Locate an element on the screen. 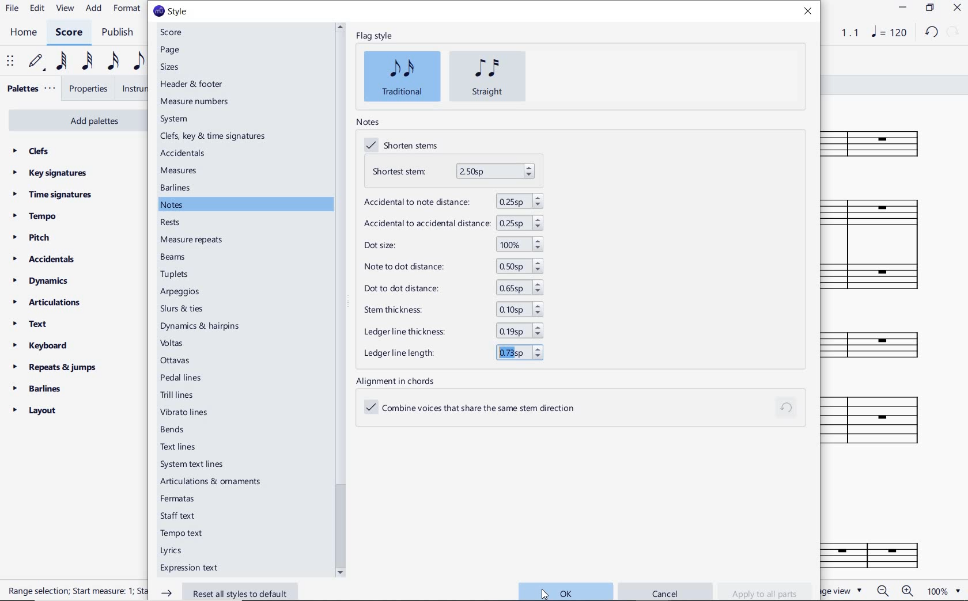 This screenshot has width=968, height=601. tempo is located at coordinates (37, 217).